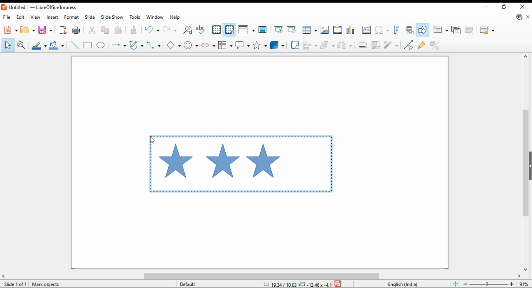 This screenshot has height=288, width=532. What do you see at coordinates (47, 283) in the screenshot?
I see `Mark Objects` at bounding box center [47, 283].